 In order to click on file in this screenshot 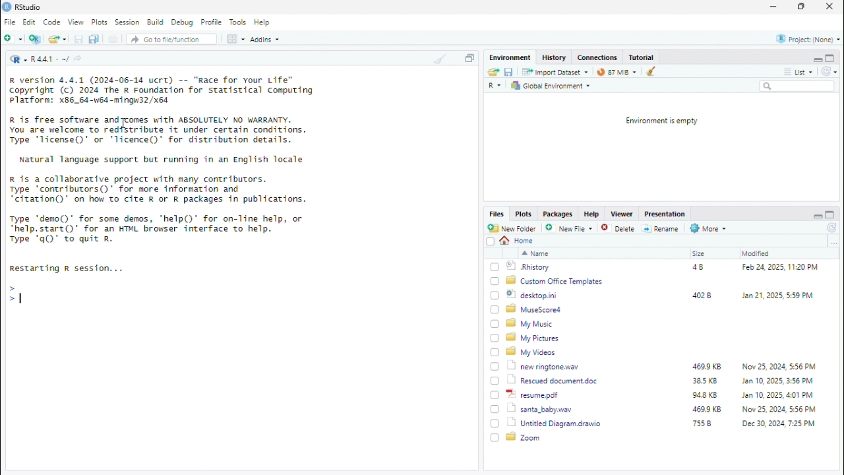, I will do `click(113, 38)`.